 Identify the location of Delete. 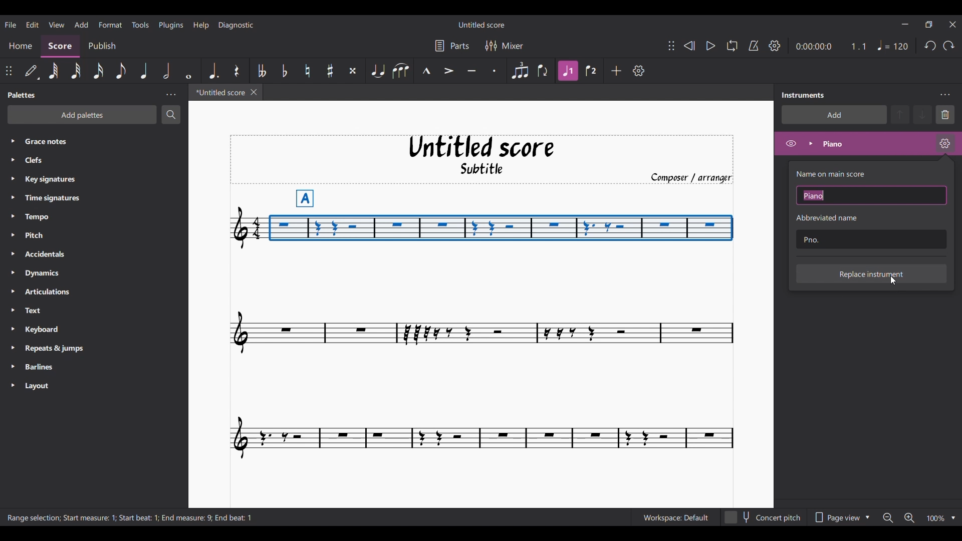
(945, 115).